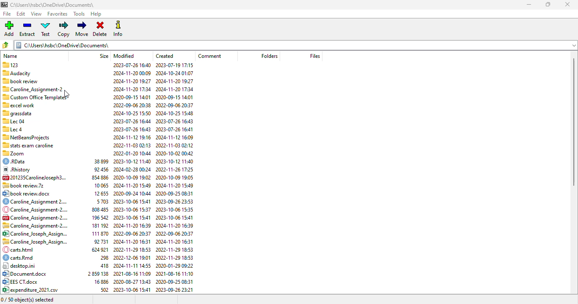 The width and height of the screenshot is (578, 304). Describe the element at coordinates (176, 290) in the screenshot. I see `2023-09-26 23:21` at that location.